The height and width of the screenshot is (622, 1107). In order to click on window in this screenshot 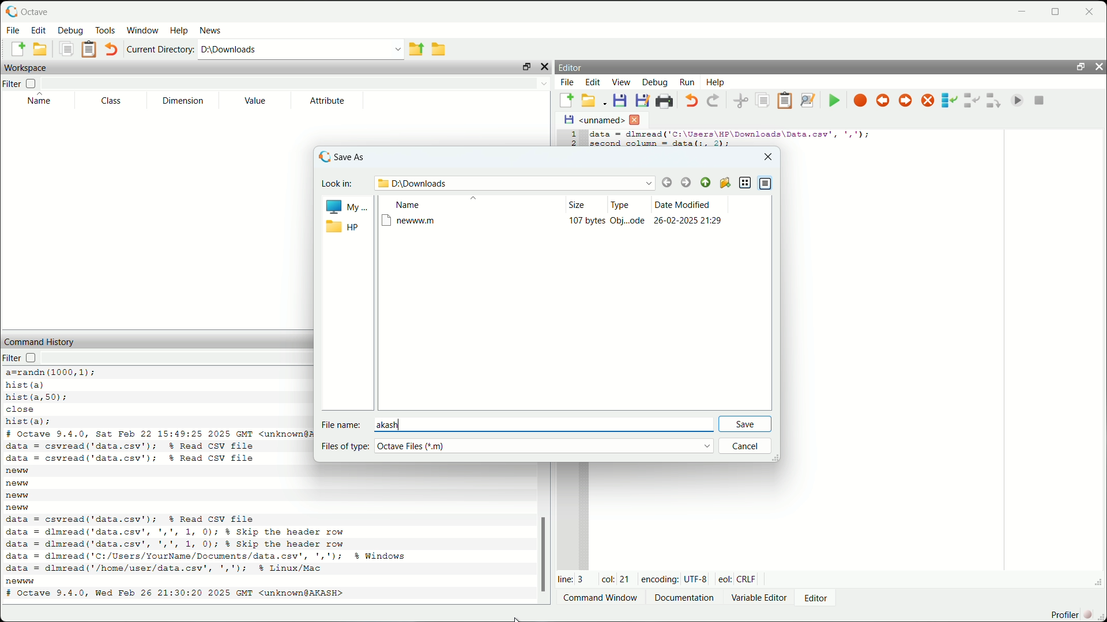, I will do `click(143, 31)`.